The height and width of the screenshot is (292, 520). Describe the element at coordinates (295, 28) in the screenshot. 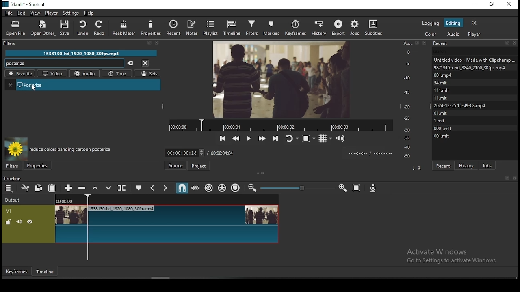

I see `keyframes` at that location.